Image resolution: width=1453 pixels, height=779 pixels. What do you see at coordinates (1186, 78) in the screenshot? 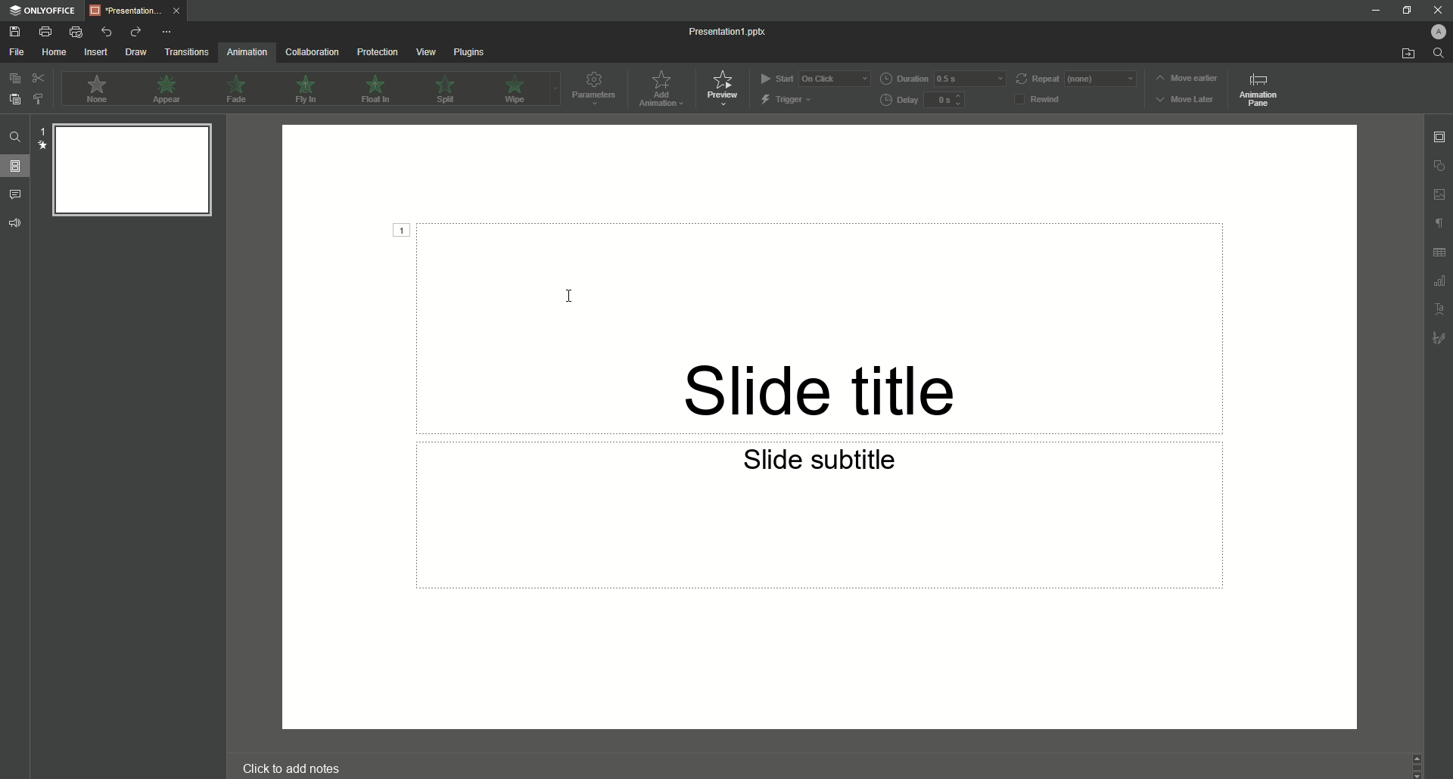
I see `Move earlier` at bounding box center [1186, 78].